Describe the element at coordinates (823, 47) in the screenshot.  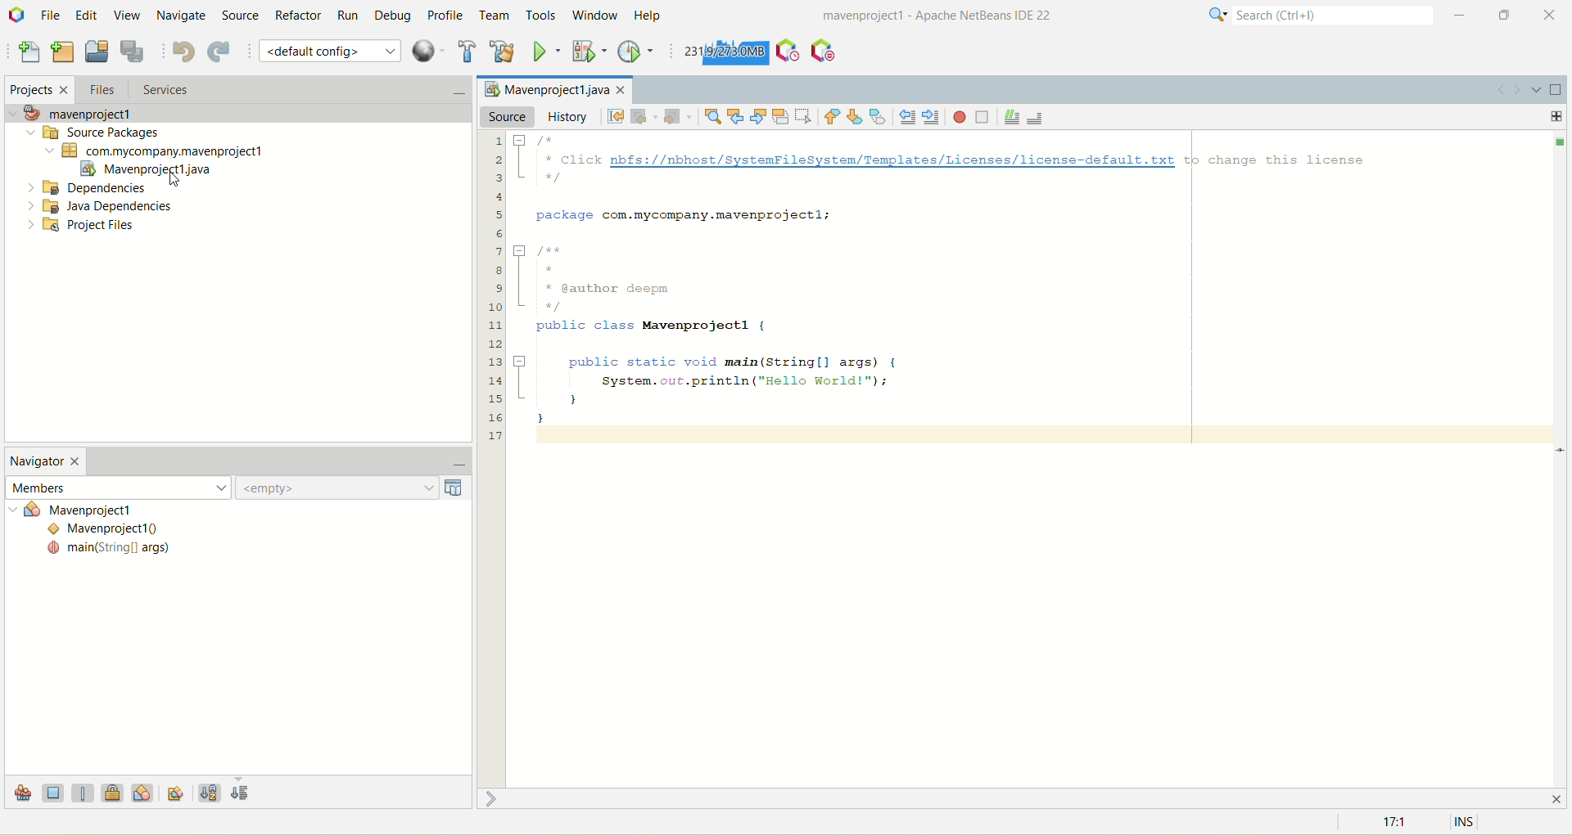
I see `pause` at that location.